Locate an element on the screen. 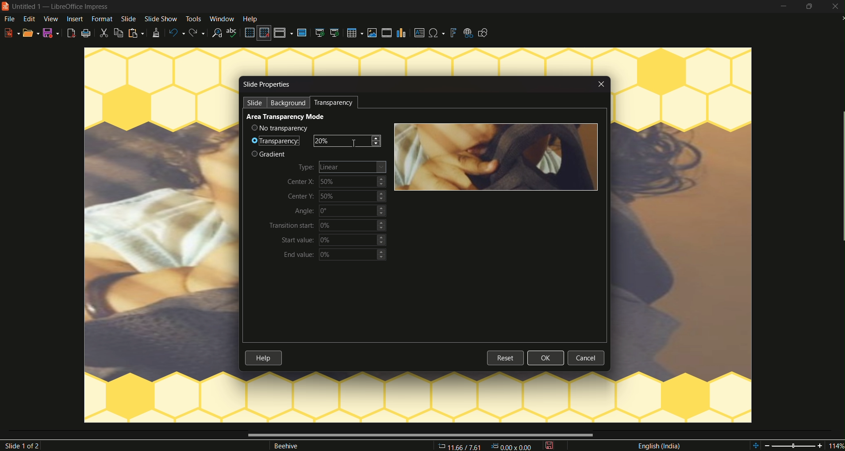 Image resolution: width=845 pixels, height=451 pixels. edit is located at coordinates (30, 19).